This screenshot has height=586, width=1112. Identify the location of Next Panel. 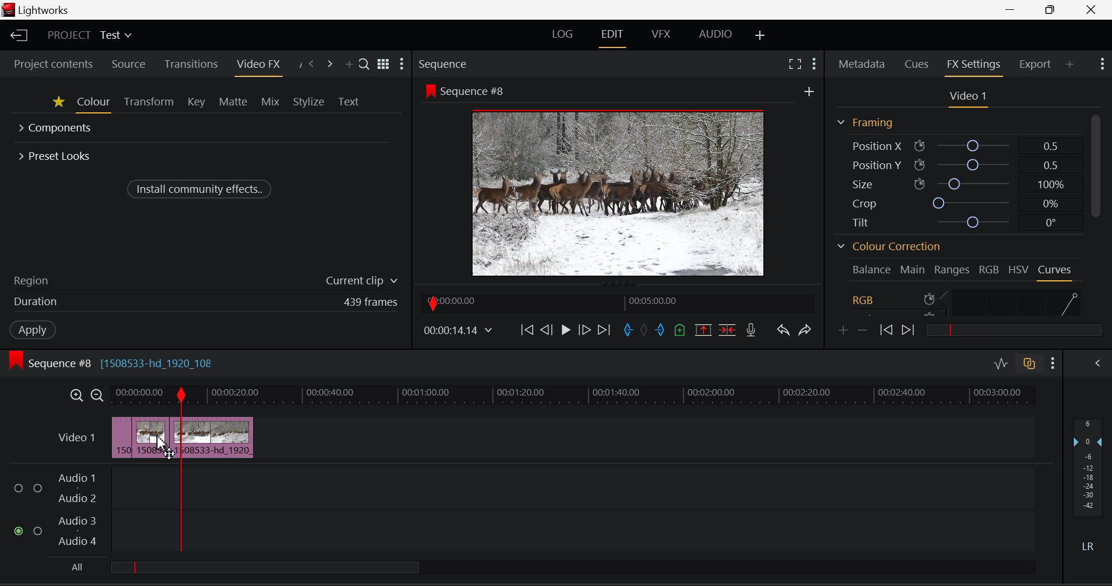
(330, 63).